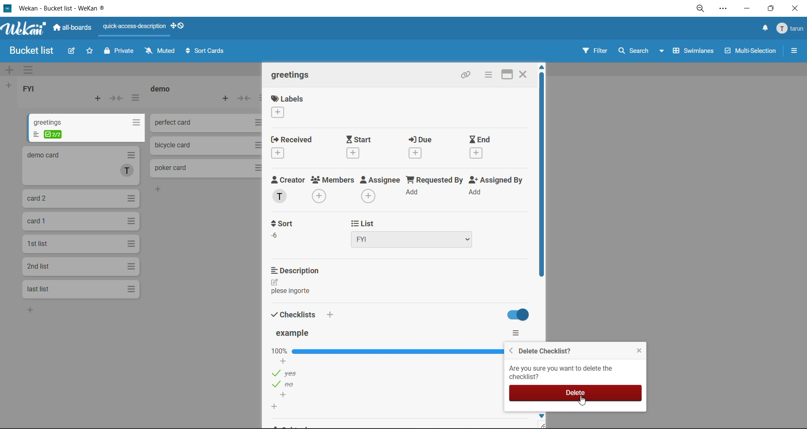 The image size is (807, 429). I want to click on cards, so click(80, 222).